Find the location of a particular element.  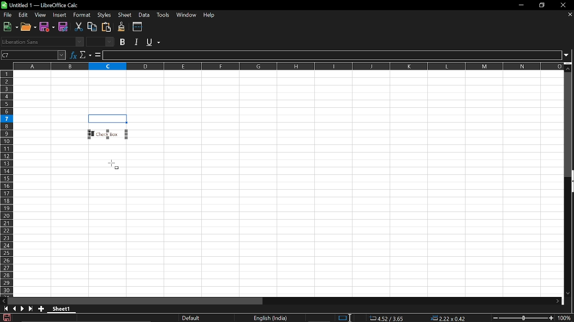

Copy is located at coordinates (92, 27).